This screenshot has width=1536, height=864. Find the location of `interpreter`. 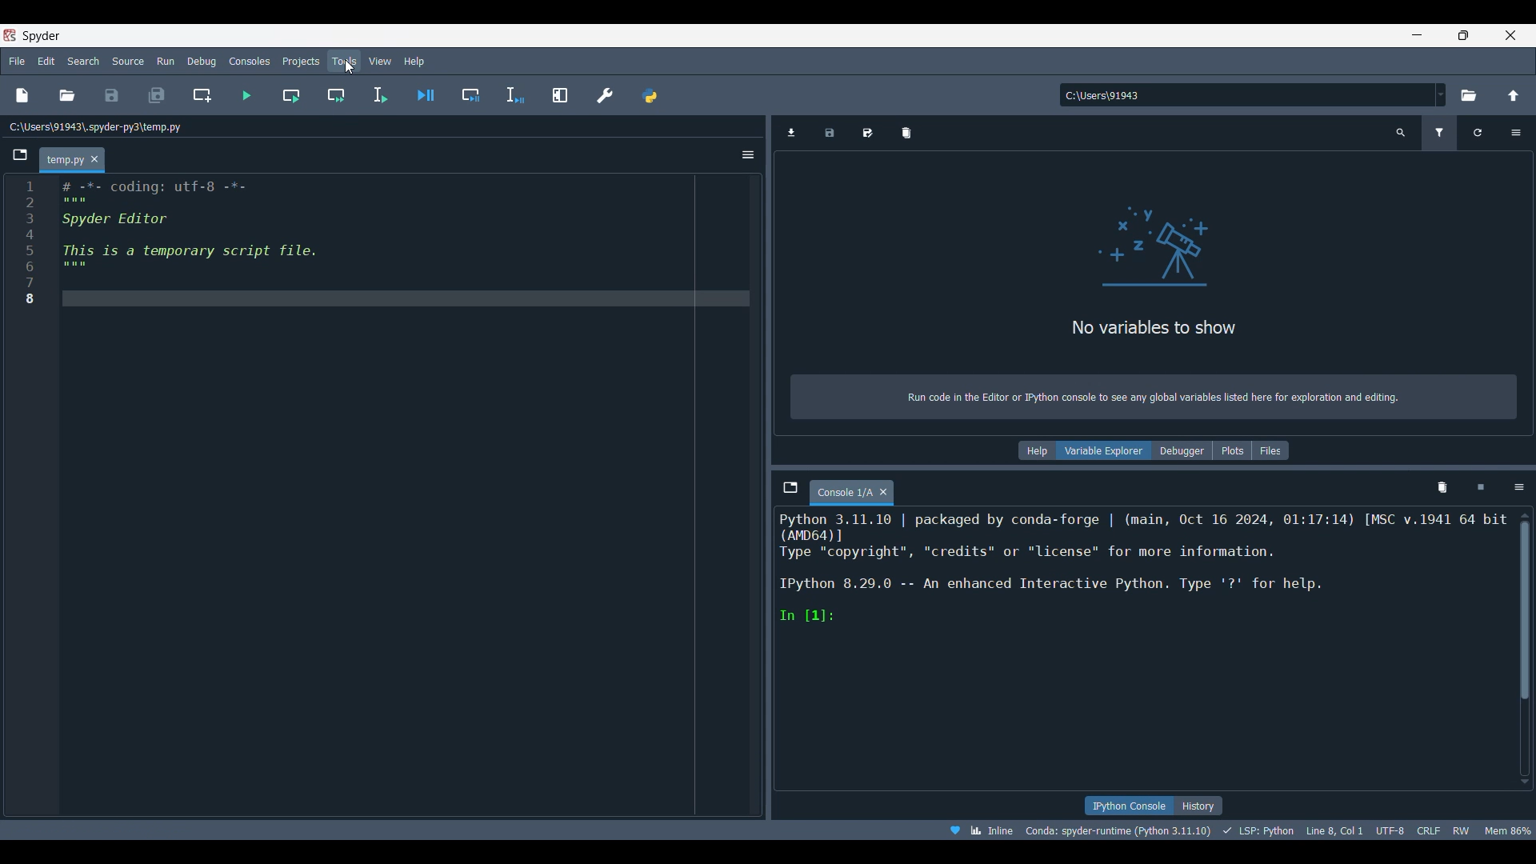

interpreter is located at coordinates (1119, 830).